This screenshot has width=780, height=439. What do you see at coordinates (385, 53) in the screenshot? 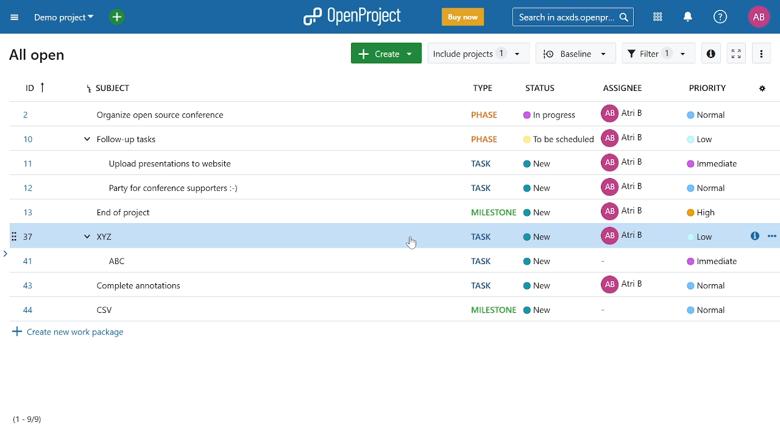
I see `Create` at bounding box center [385, 53].